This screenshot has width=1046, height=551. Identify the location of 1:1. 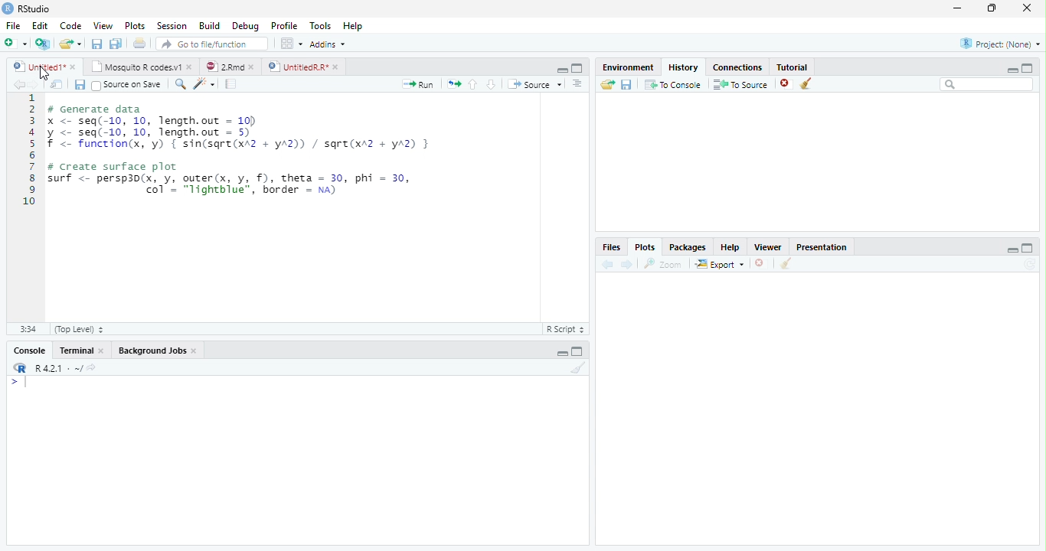
(28, 329).